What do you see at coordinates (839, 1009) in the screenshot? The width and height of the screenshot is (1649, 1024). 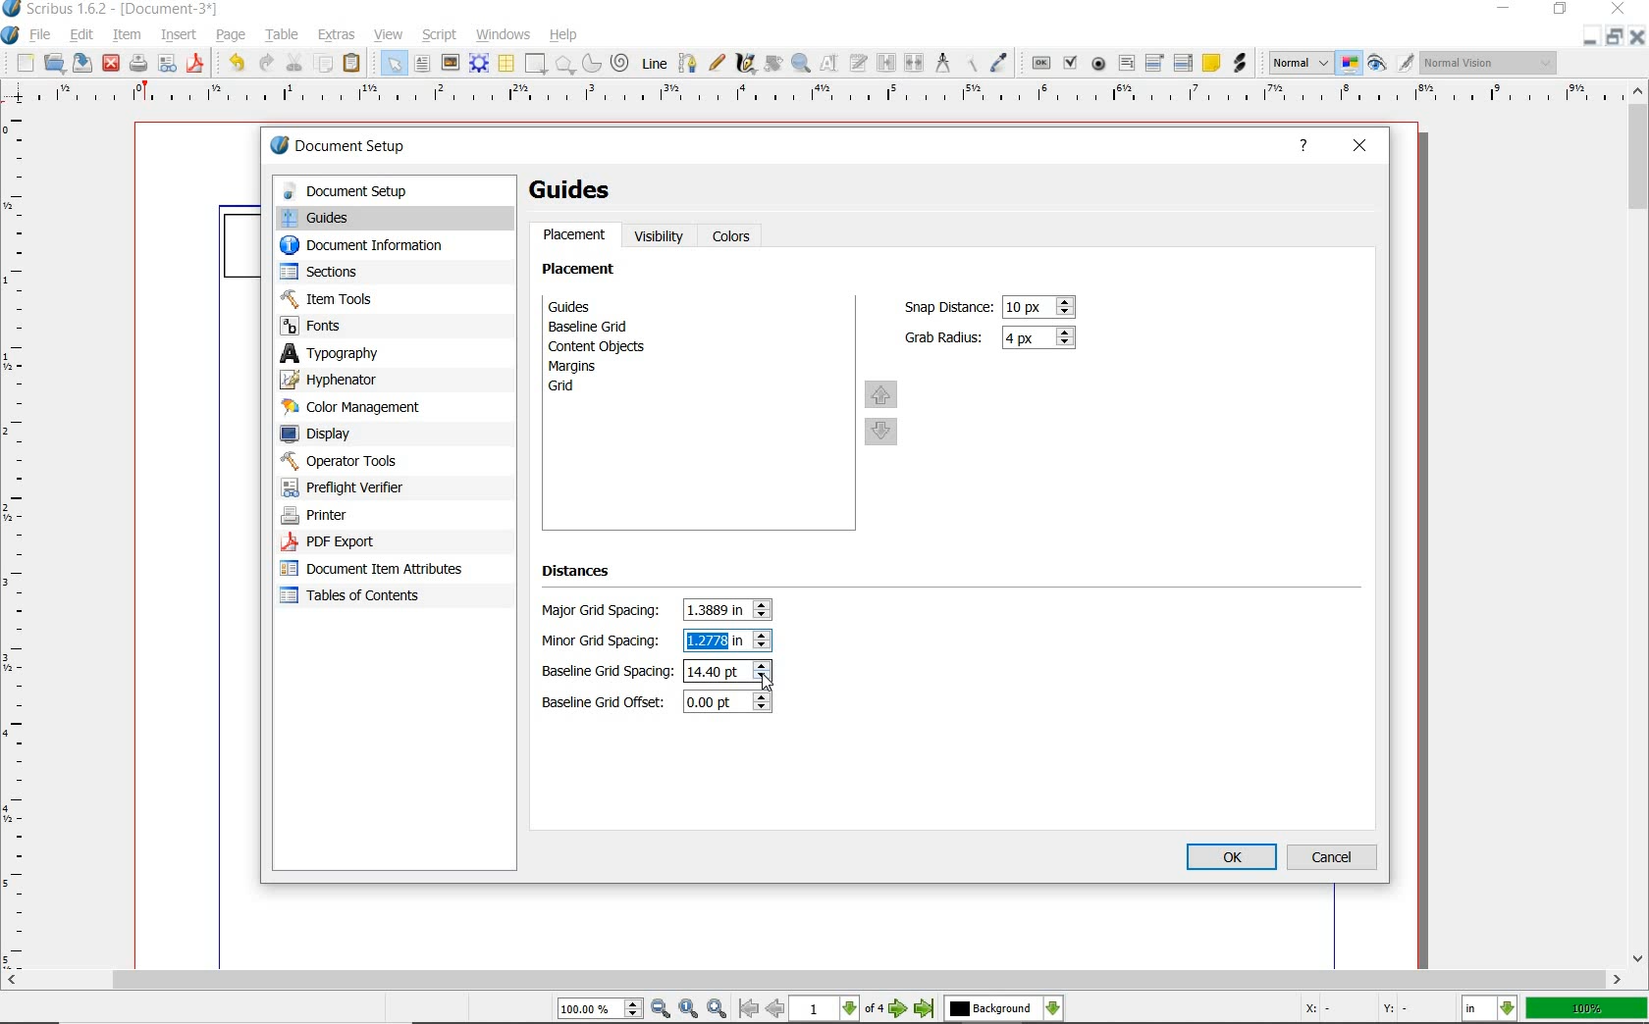 I see `select current page` at bounding box center [839, 1009].